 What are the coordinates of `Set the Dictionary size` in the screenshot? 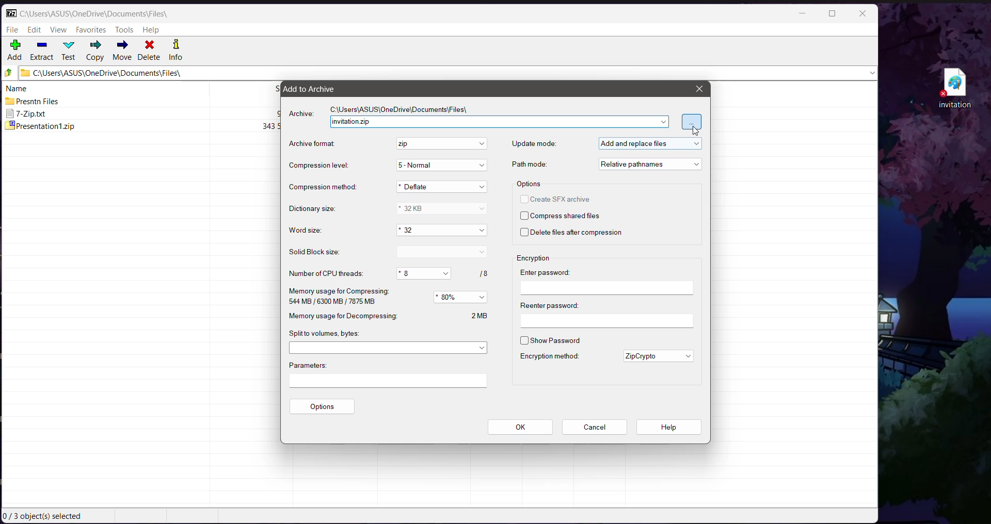 It's located at (442, 208).